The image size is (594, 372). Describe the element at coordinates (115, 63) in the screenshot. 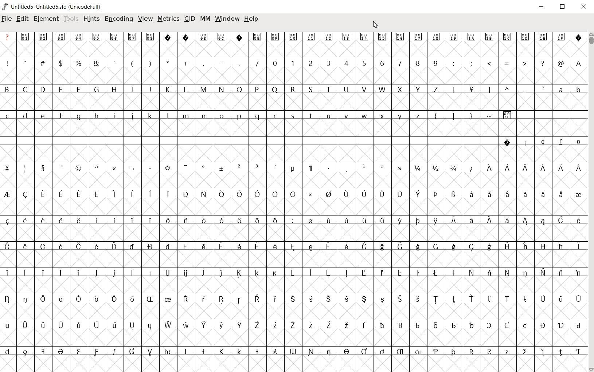

I see `'` at that location.